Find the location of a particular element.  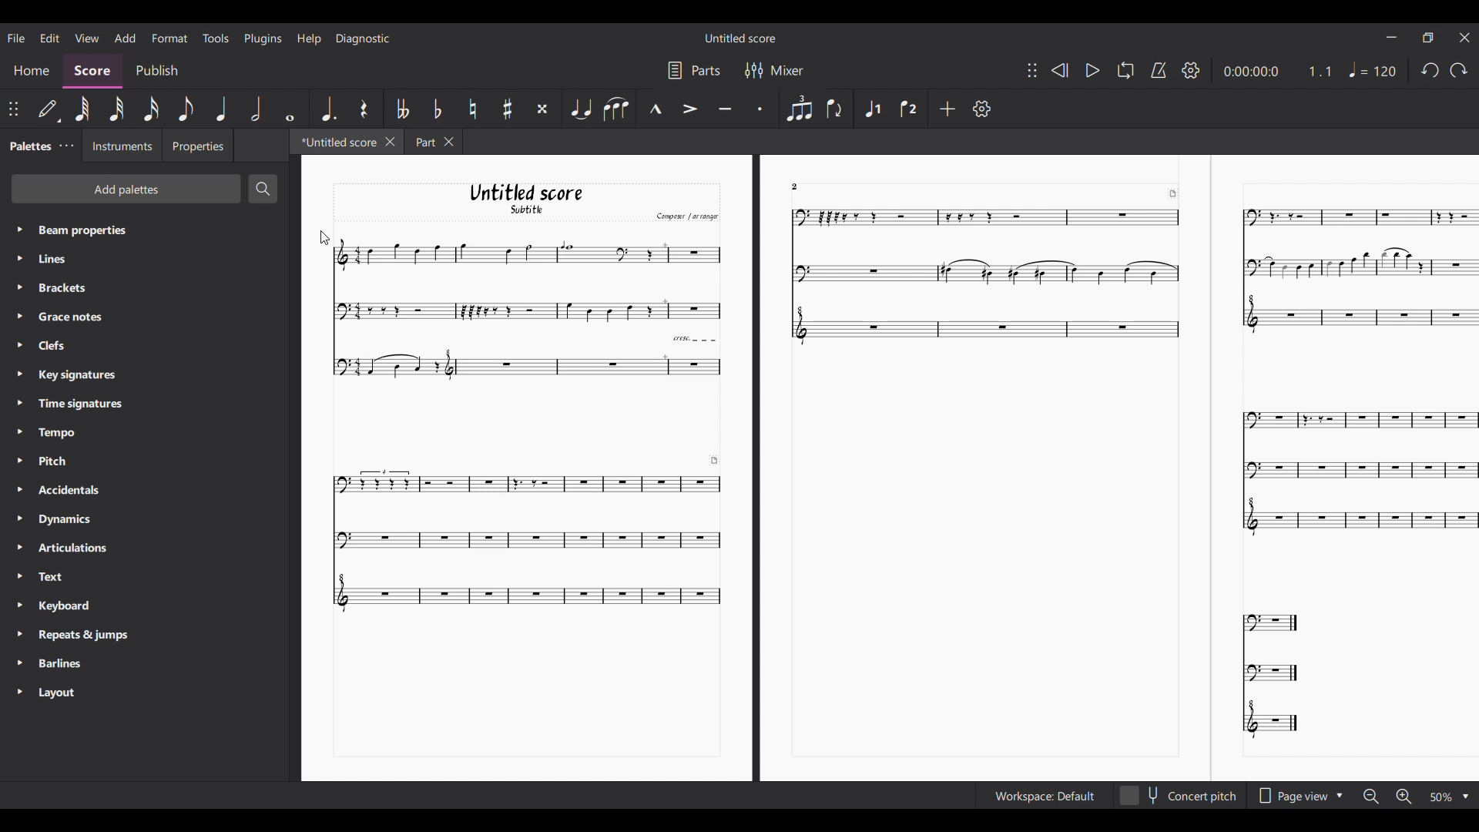

Accent is located at coordinates (689, 109).